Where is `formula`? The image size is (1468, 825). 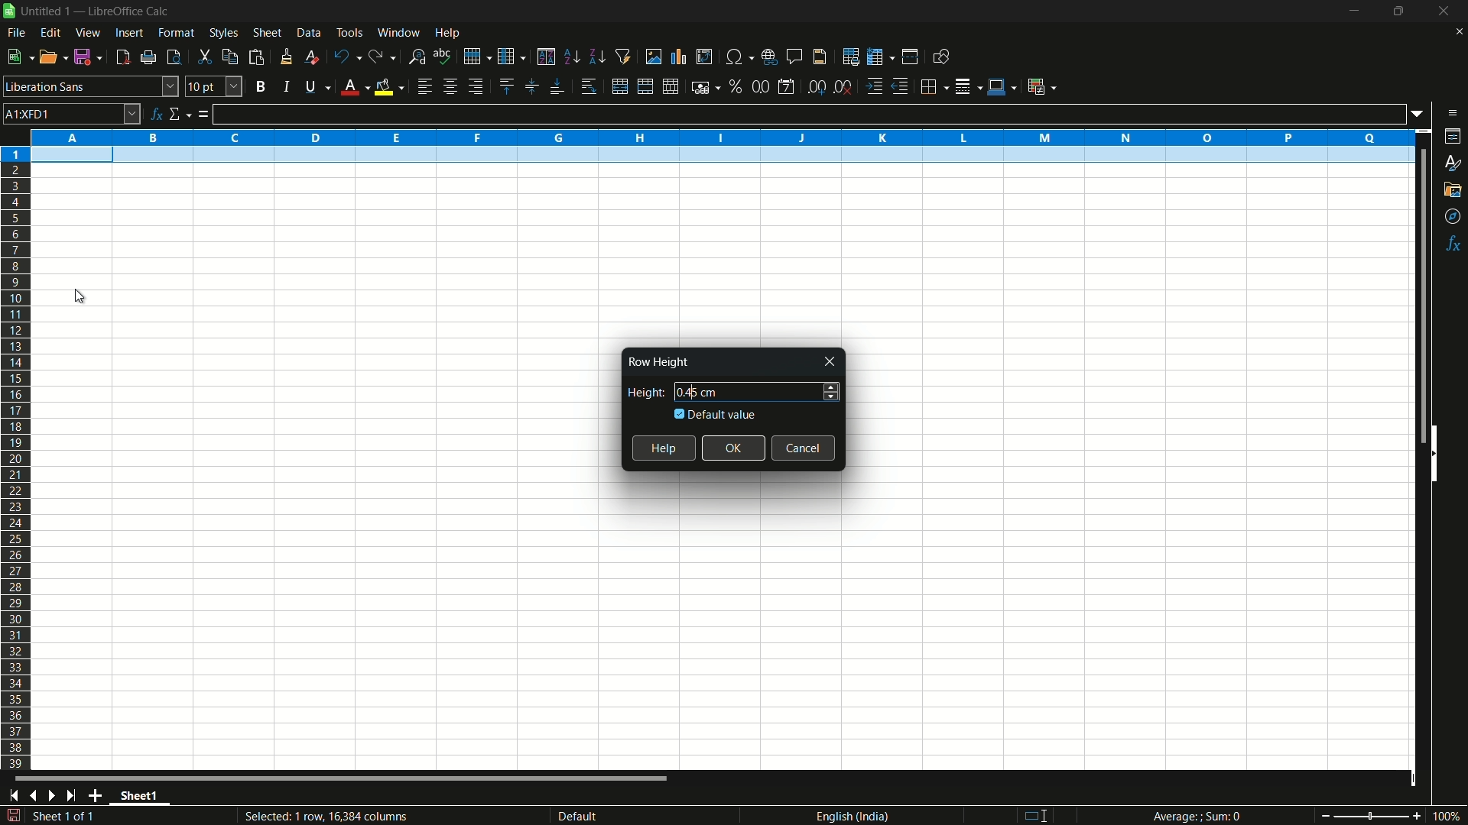
formula is located at coordinates (203, 115).